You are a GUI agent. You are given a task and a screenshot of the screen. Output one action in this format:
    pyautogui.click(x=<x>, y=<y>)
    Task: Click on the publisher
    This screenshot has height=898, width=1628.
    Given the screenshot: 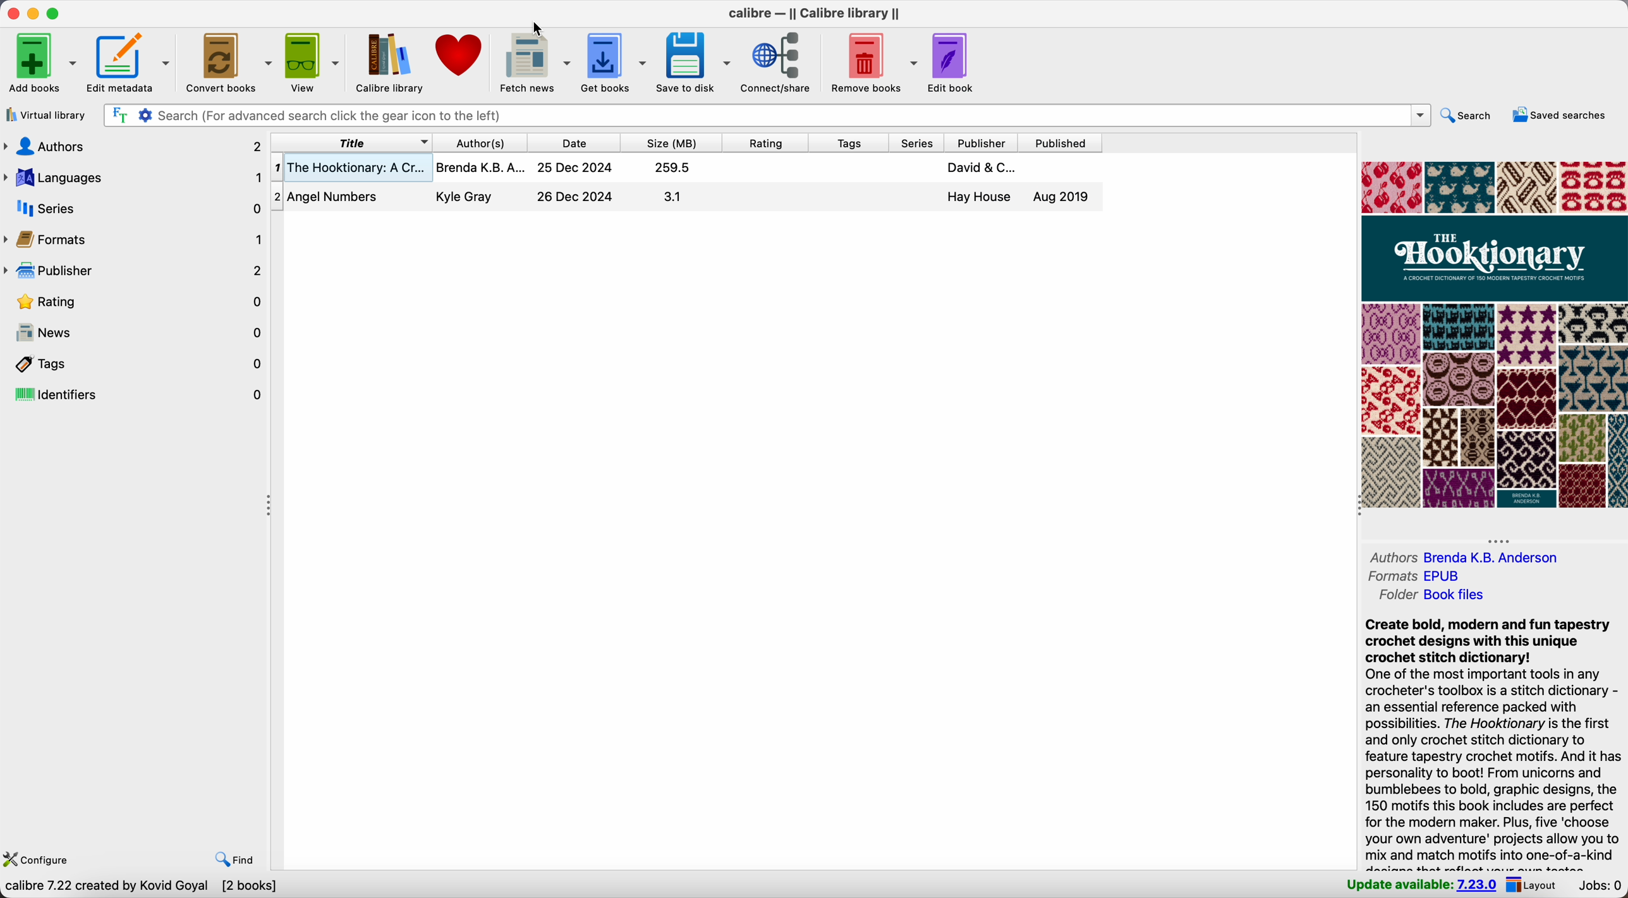 What is the action you would take?
    pyautogui.click(x=135, y=272)
    